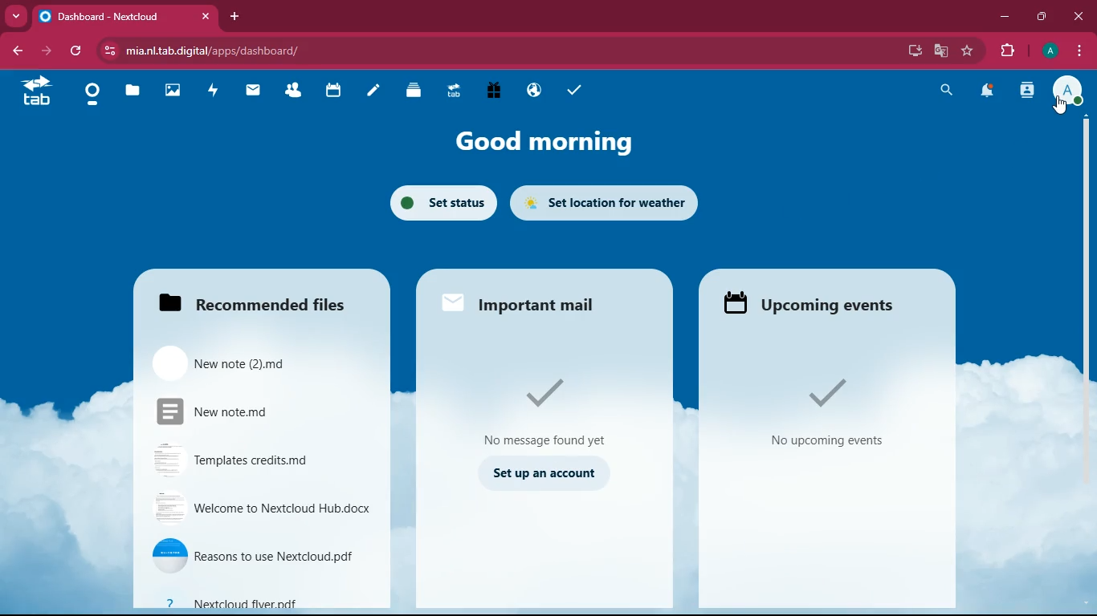 The height and width of the screenshot is (616, 1097). Describe the element at coordinates (986, 93) in the screenshot. I see `notifications` at that location.